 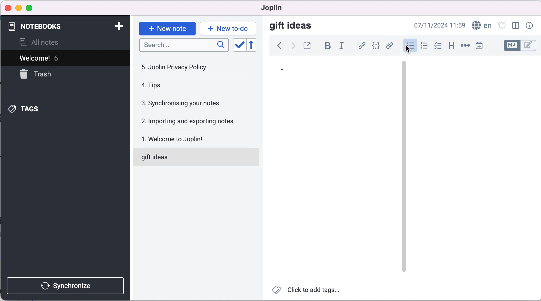 I want to click on joplin privacy policy, so click(x=178, y=67).